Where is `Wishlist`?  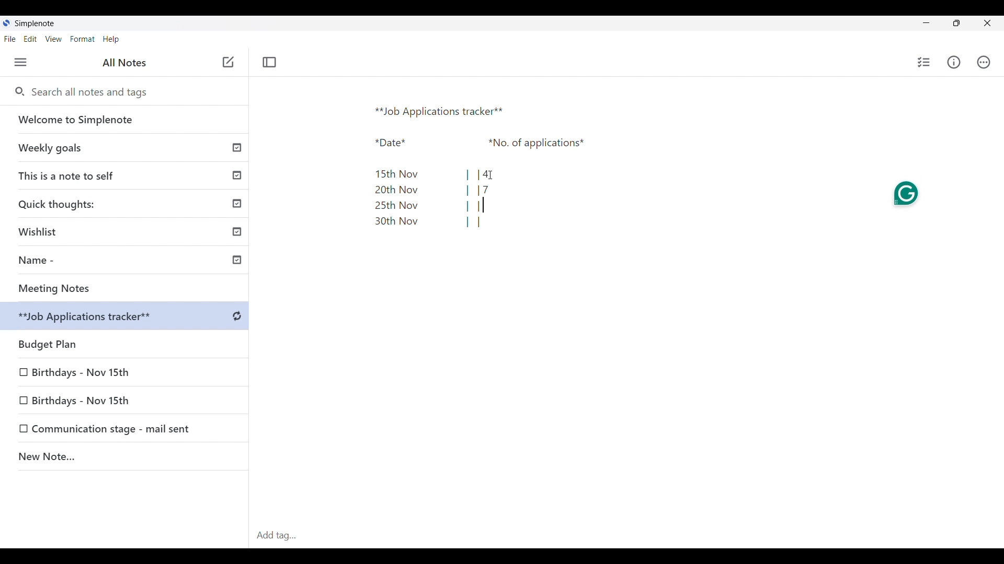
Wishlist is located at coordinates (128, 230).